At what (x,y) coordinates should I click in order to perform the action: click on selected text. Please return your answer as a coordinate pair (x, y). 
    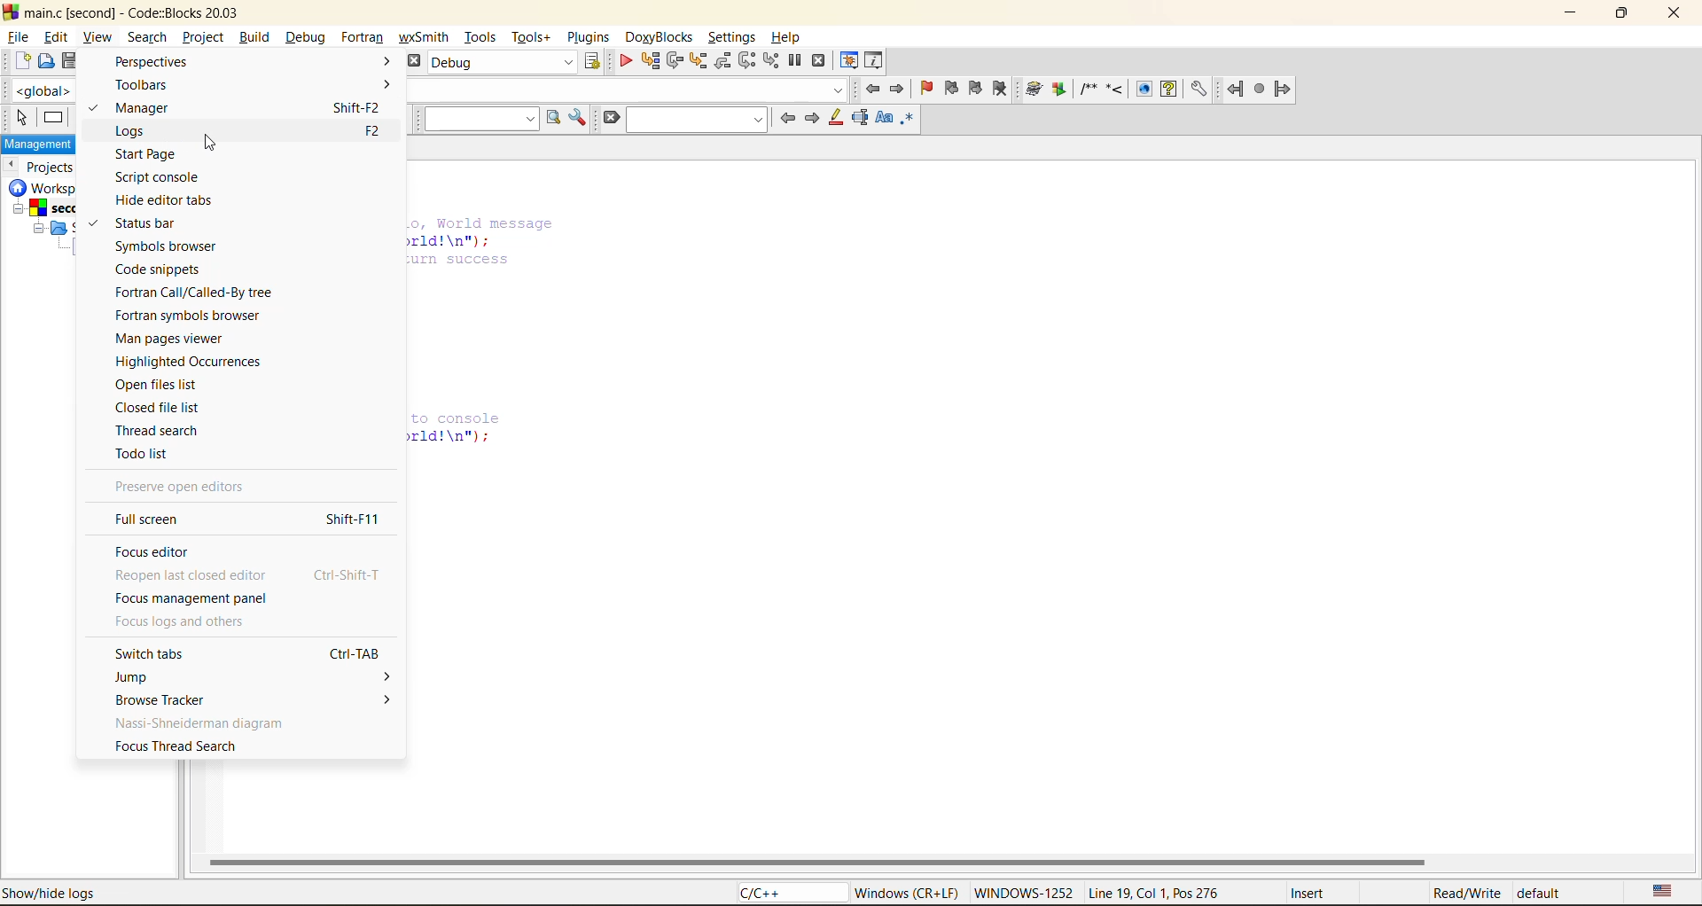
    Looking at the image, I should click on (862, 119).